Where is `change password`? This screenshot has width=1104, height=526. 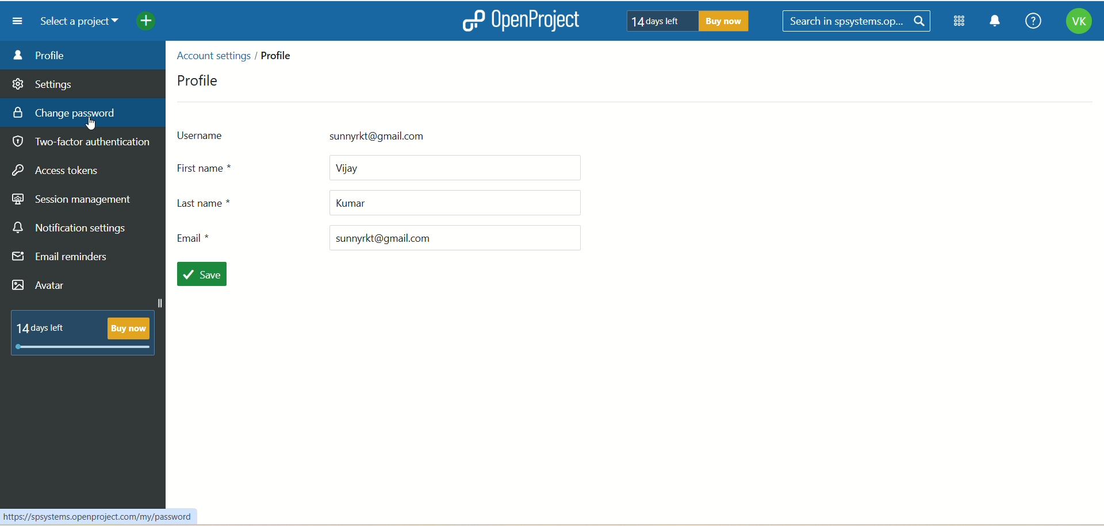 change password is located at coordinates (85, 111).